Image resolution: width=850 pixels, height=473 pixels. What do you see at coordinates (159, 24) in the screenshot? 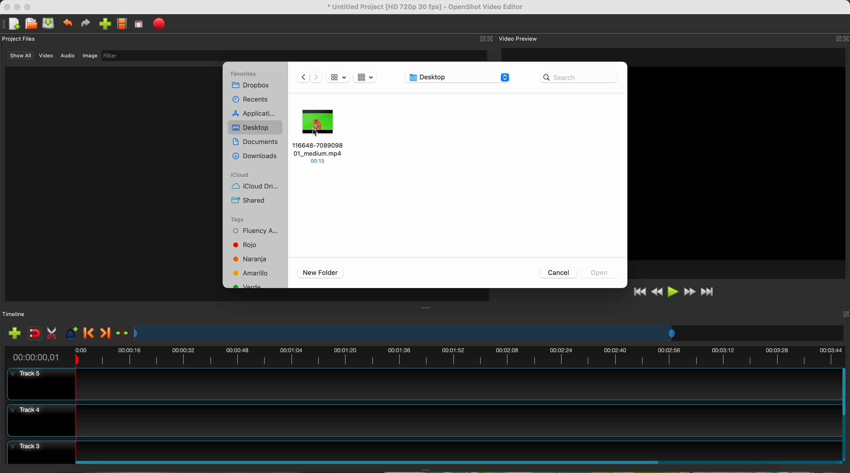
I see `export video` at bounding box center [159, 24].